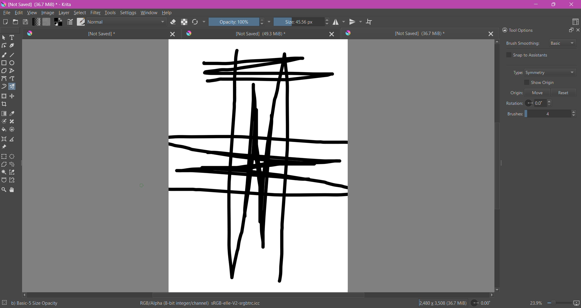 Image resolution: width=581 pixels, height=308 pixels. What do you see at coordinates (5, 172) in the screenshot?
I see `Contiguous Selection Tool` at bounding box center [5, 172].